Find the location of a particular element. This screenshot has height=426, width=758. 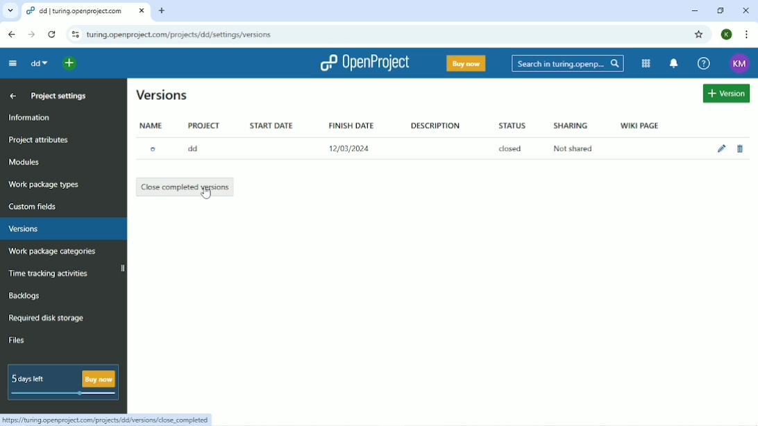

new tab is located at coordinates (164, 10).